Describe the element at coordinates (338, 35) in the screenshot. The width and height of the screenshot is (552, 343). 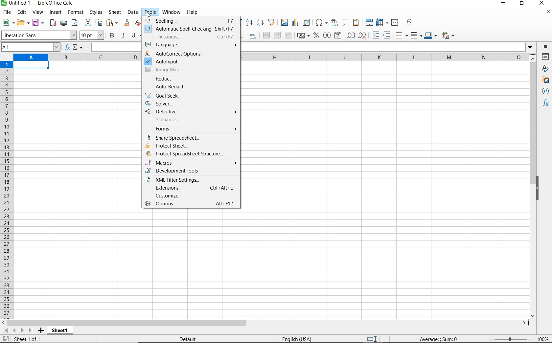
I see `format as date` at that location.